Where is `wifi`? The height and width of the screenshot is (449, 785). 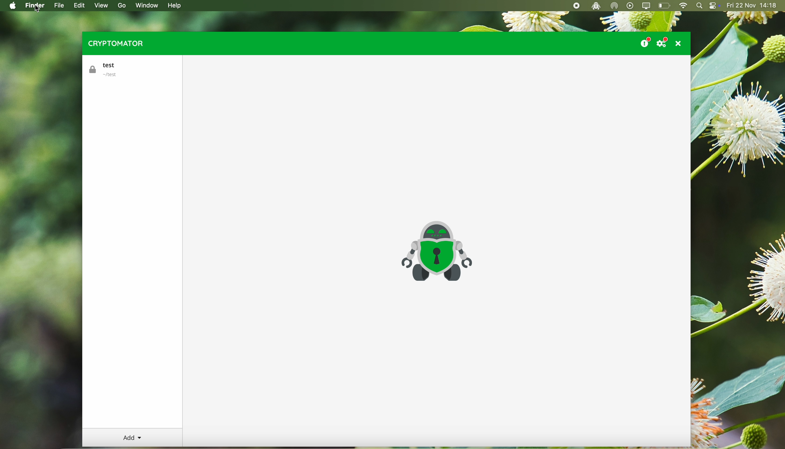 wifi is located at coordinates (683, 6).